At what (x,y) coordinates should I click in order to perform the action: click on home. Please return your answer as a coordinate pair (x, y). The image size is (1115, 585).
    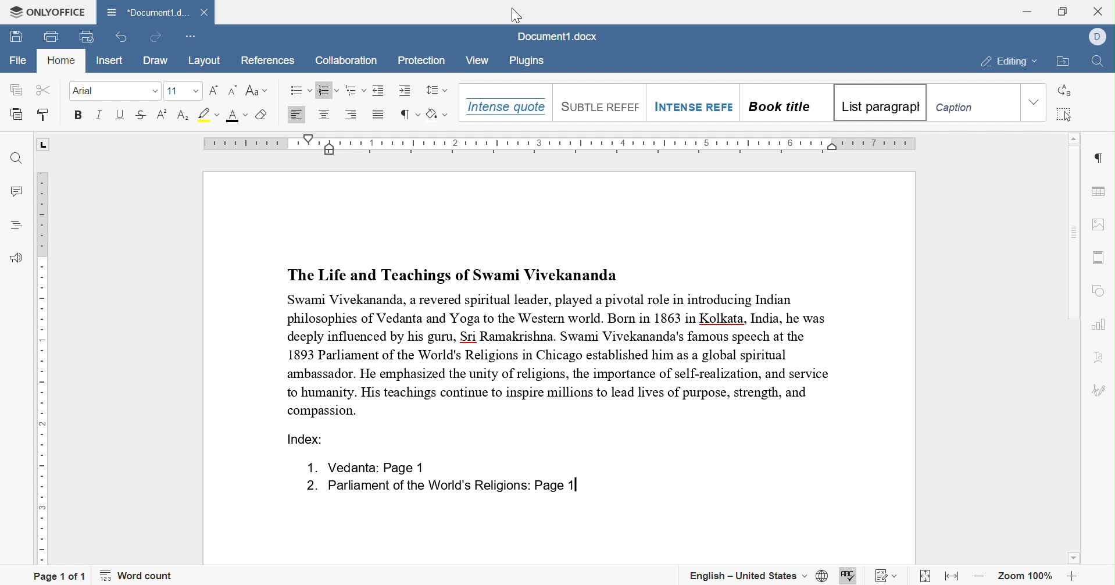
    Looking at the image, I should click on (61, 60).